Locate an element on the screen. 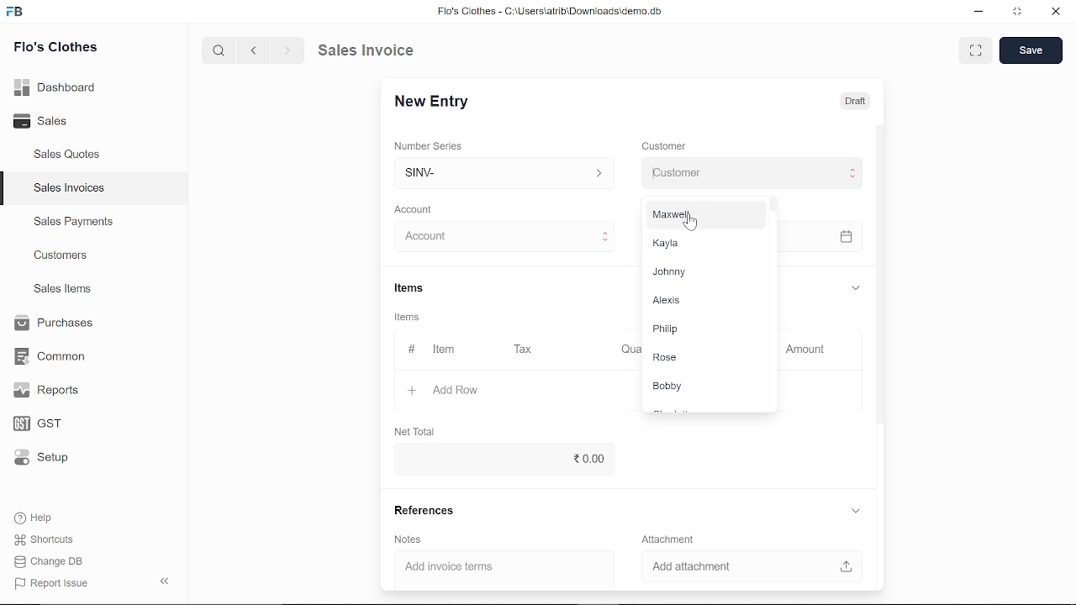 This screenshot has width=1076, height=605. Reports is located at coordinates (50, 391).